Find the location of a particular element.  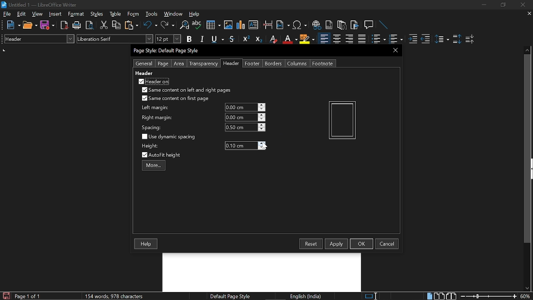

insert diagram is located at coordinates (241, 25).